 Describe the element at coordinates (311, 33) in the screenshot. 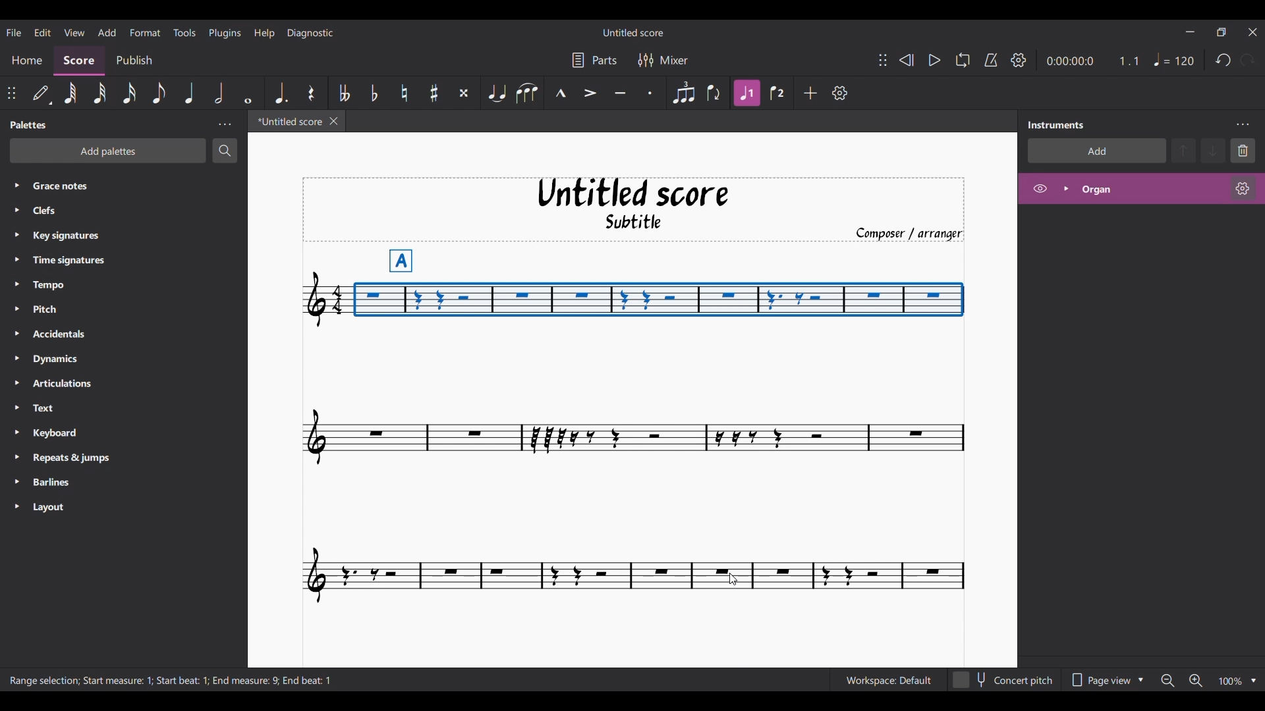

I see `Diagnostic menu` at that location.